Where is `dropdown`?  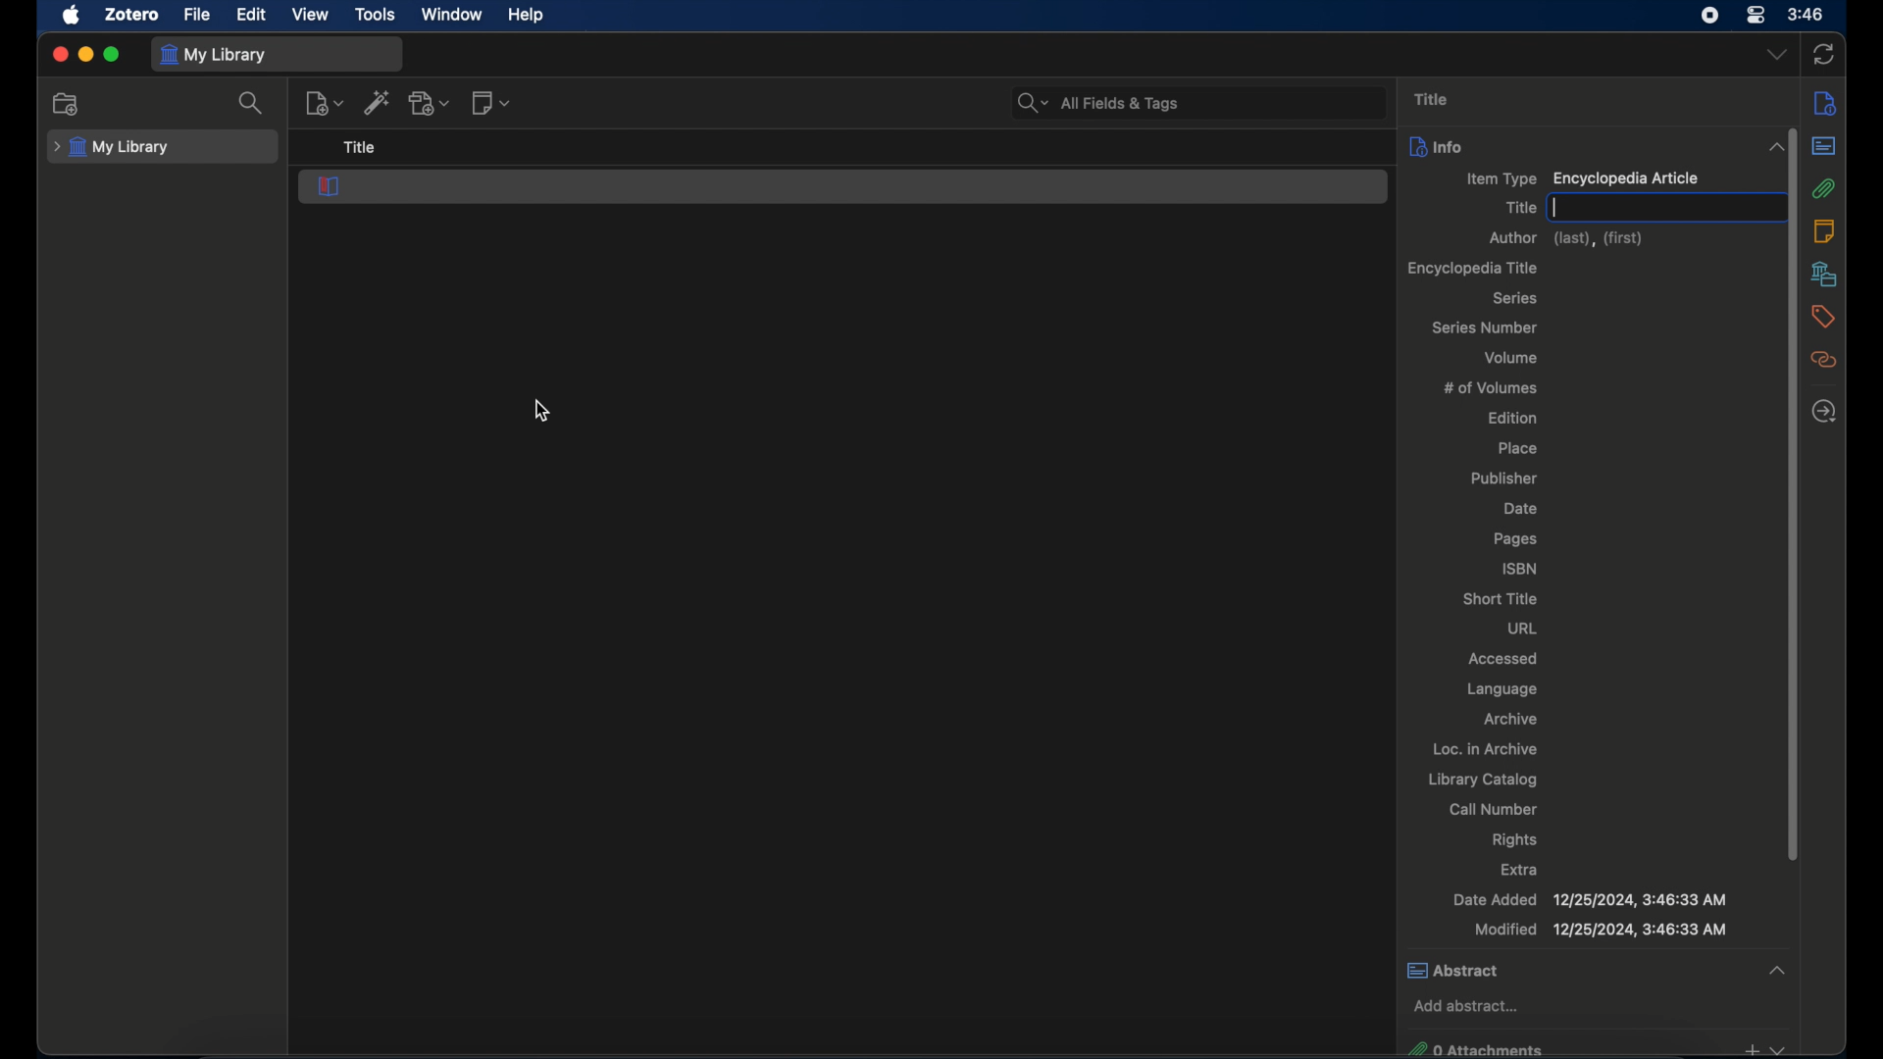
dropdown is located at coordinates (1777, 54).